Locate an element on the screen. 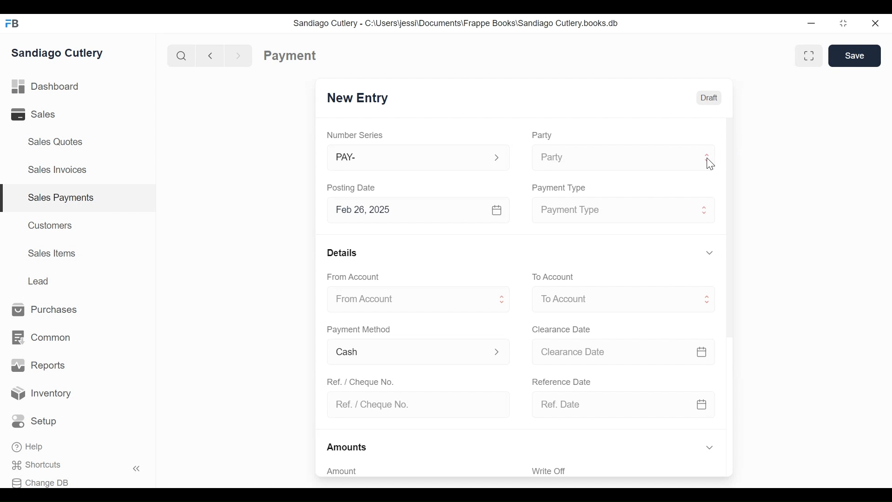 Image resolution: width=892 pixels, height=502 pixels. Party is located at coordinates (541, 135).